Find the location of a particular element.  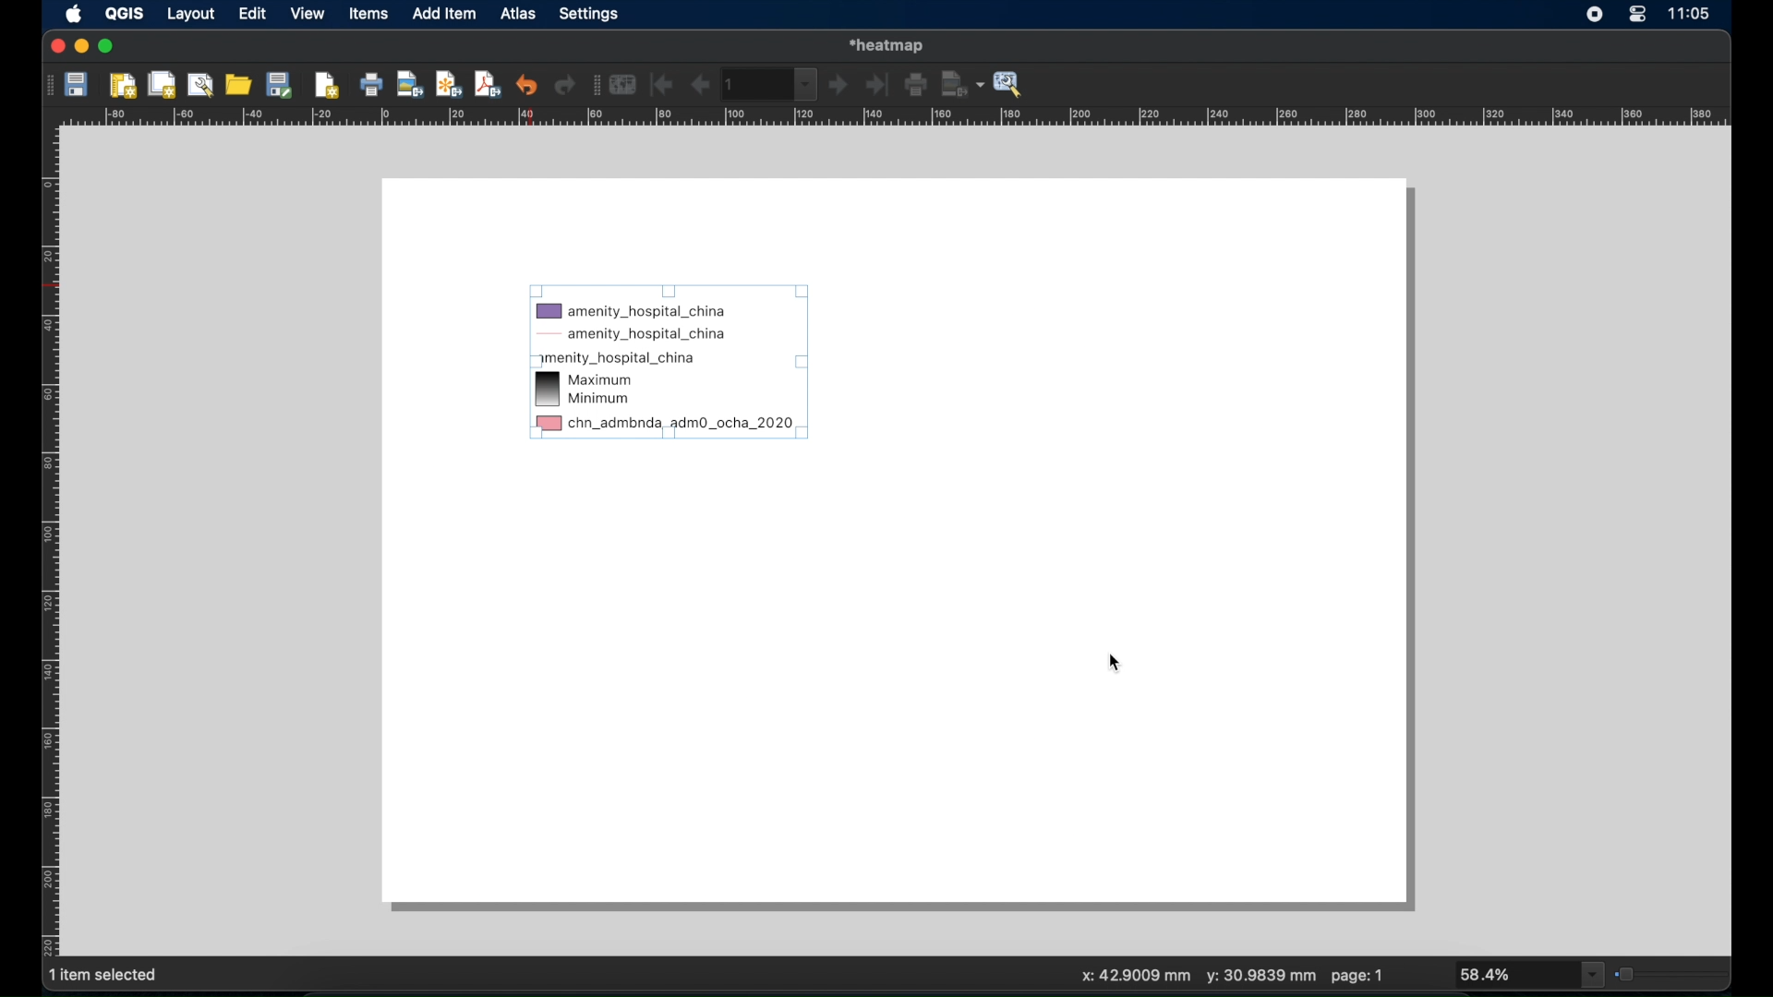

legend is located at coordinates (672, 362).